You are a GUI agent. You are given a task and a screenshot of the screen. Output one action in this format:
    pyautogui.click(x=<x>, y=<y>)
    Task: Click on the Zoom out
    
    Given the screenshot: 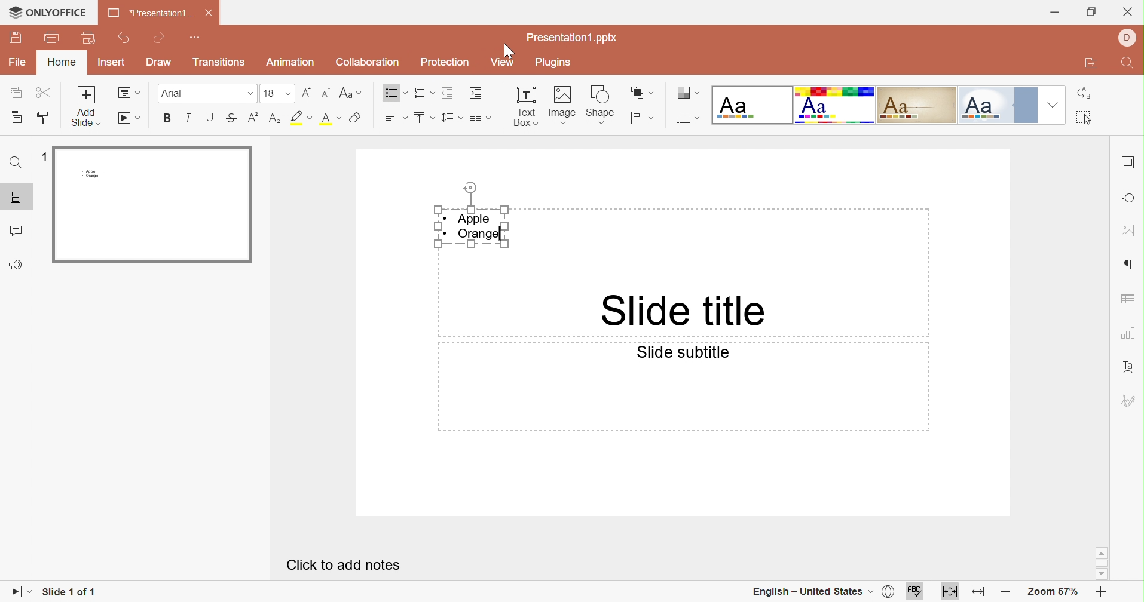 What is the action you would take?
    pyautogui.click(x=1007, y=591)
    